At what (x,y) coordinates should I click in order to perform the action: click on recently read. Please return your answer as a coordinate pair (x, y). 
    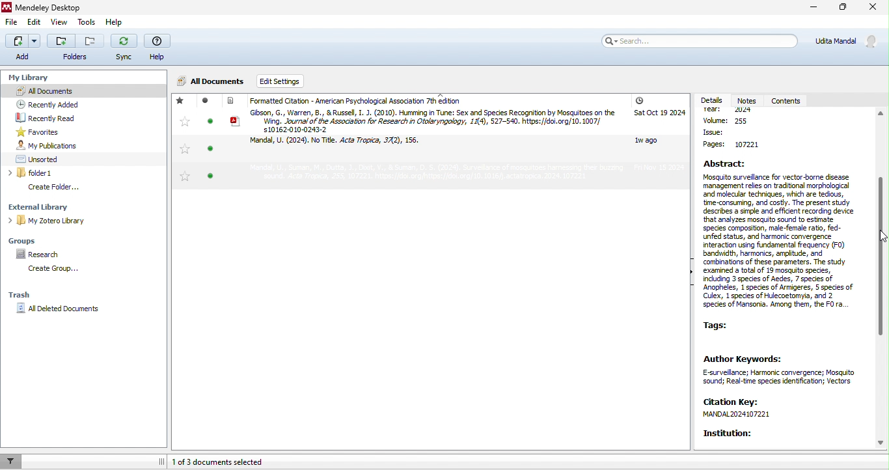
    Looking at the image, I should click on (59, 118).